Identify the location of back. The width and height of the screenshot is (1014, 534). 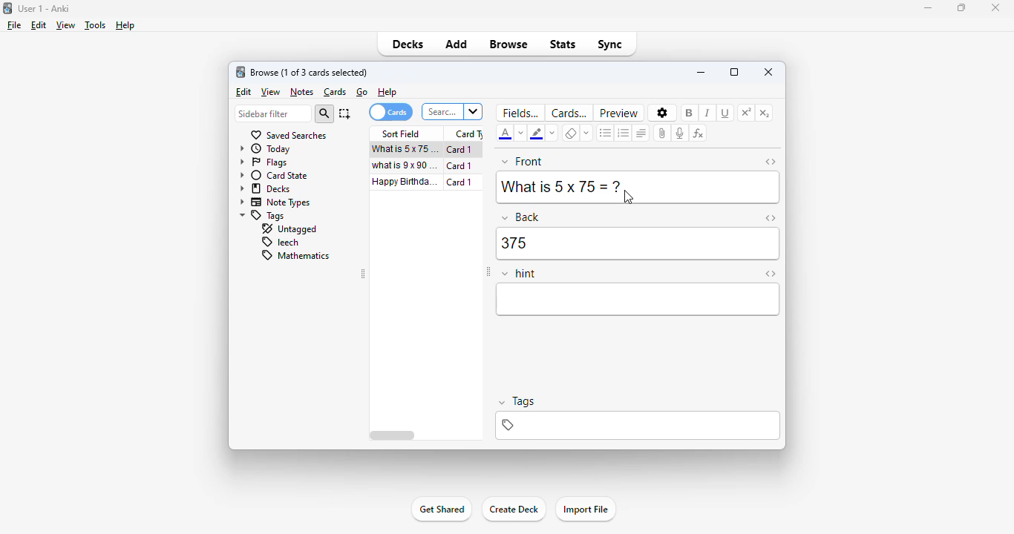
(521, 217).